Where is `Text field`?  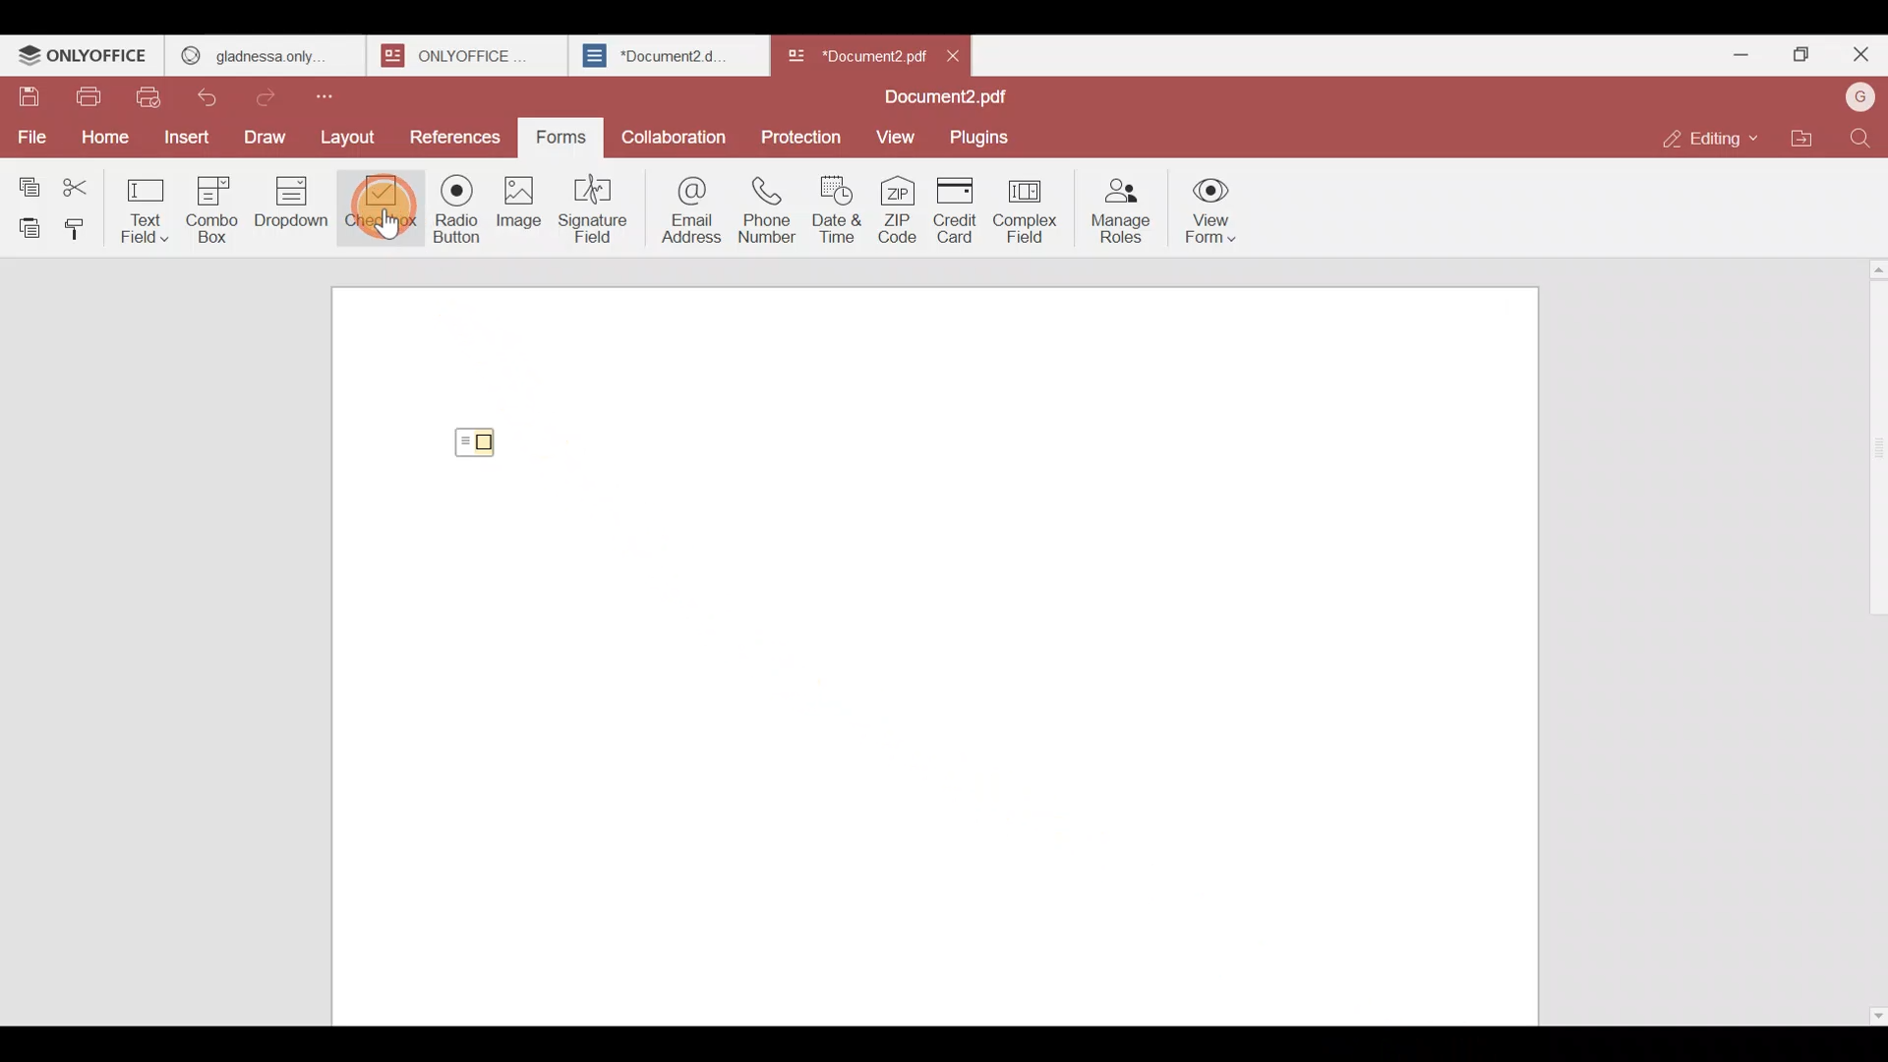 Text field is located at coordinates (148, 205).